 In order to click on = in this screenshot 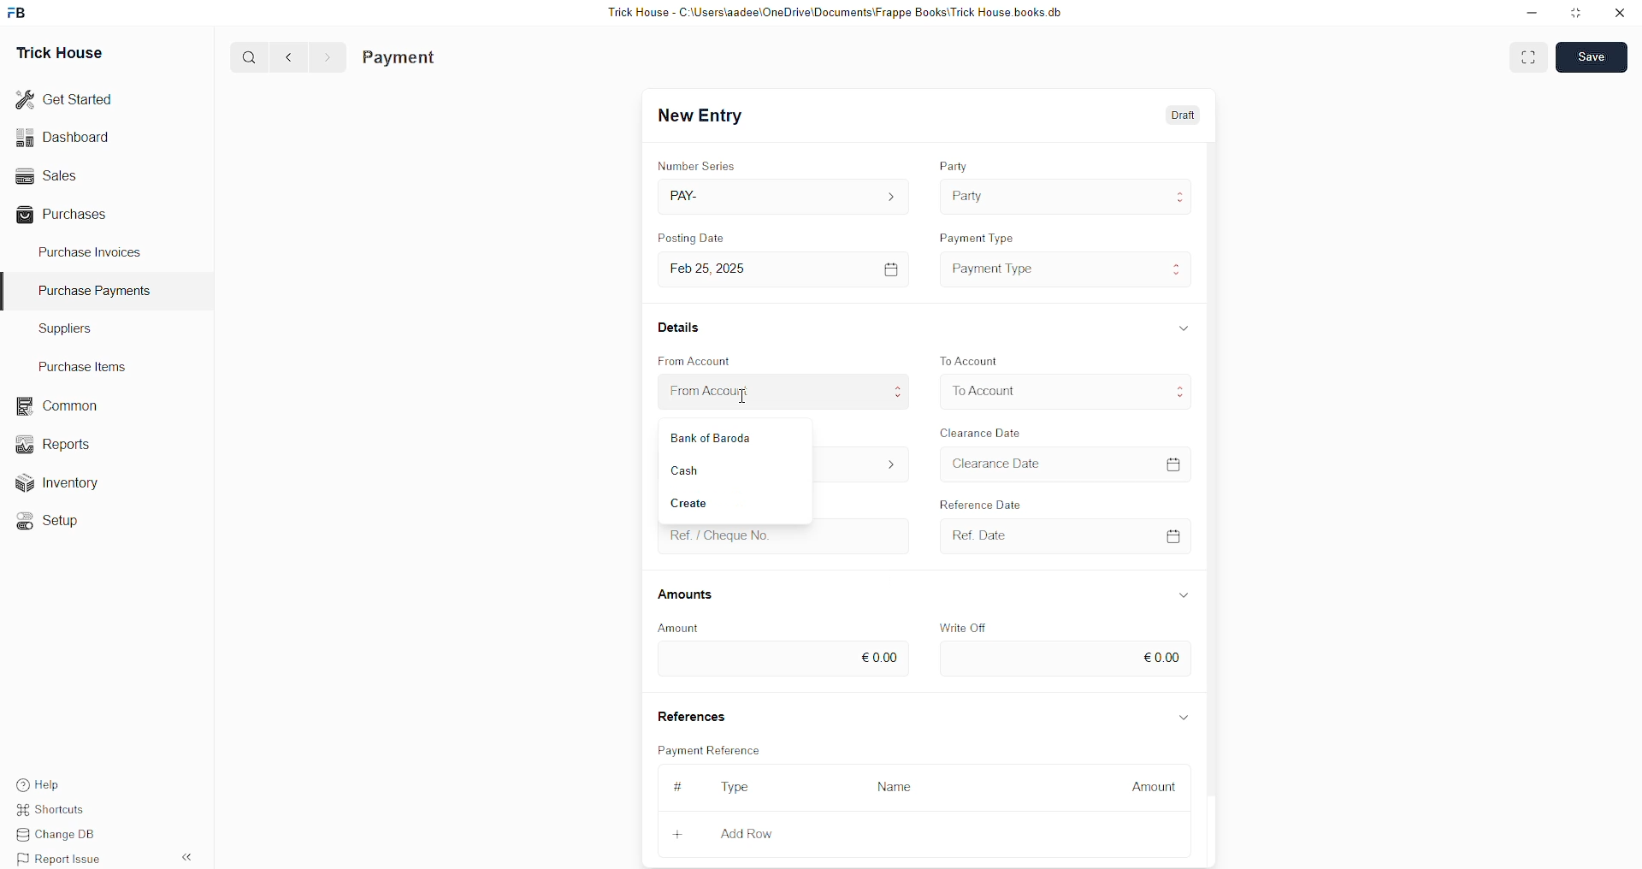, I will do `click(1177, 462)`.